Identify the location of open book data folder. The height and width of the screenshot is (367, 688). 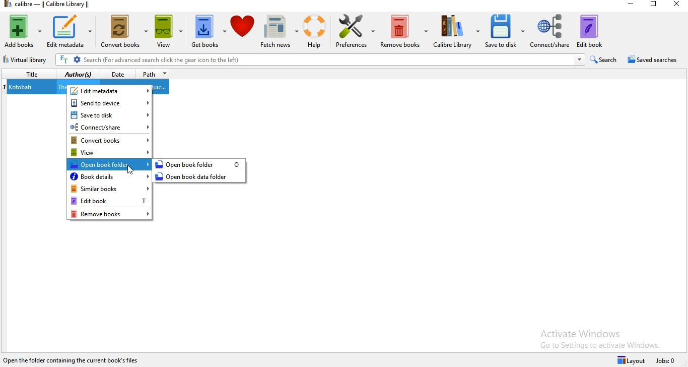
(201, 178).